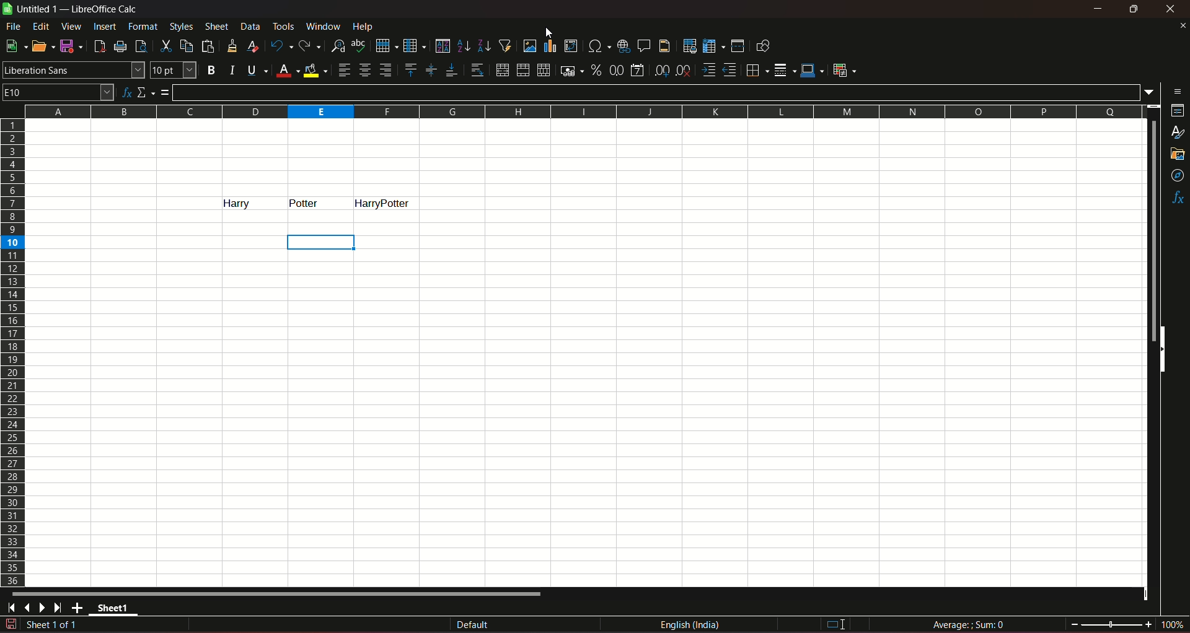  Describe the element at coordinates (12, 624) in the screenshot. I see `document modified` at that location.